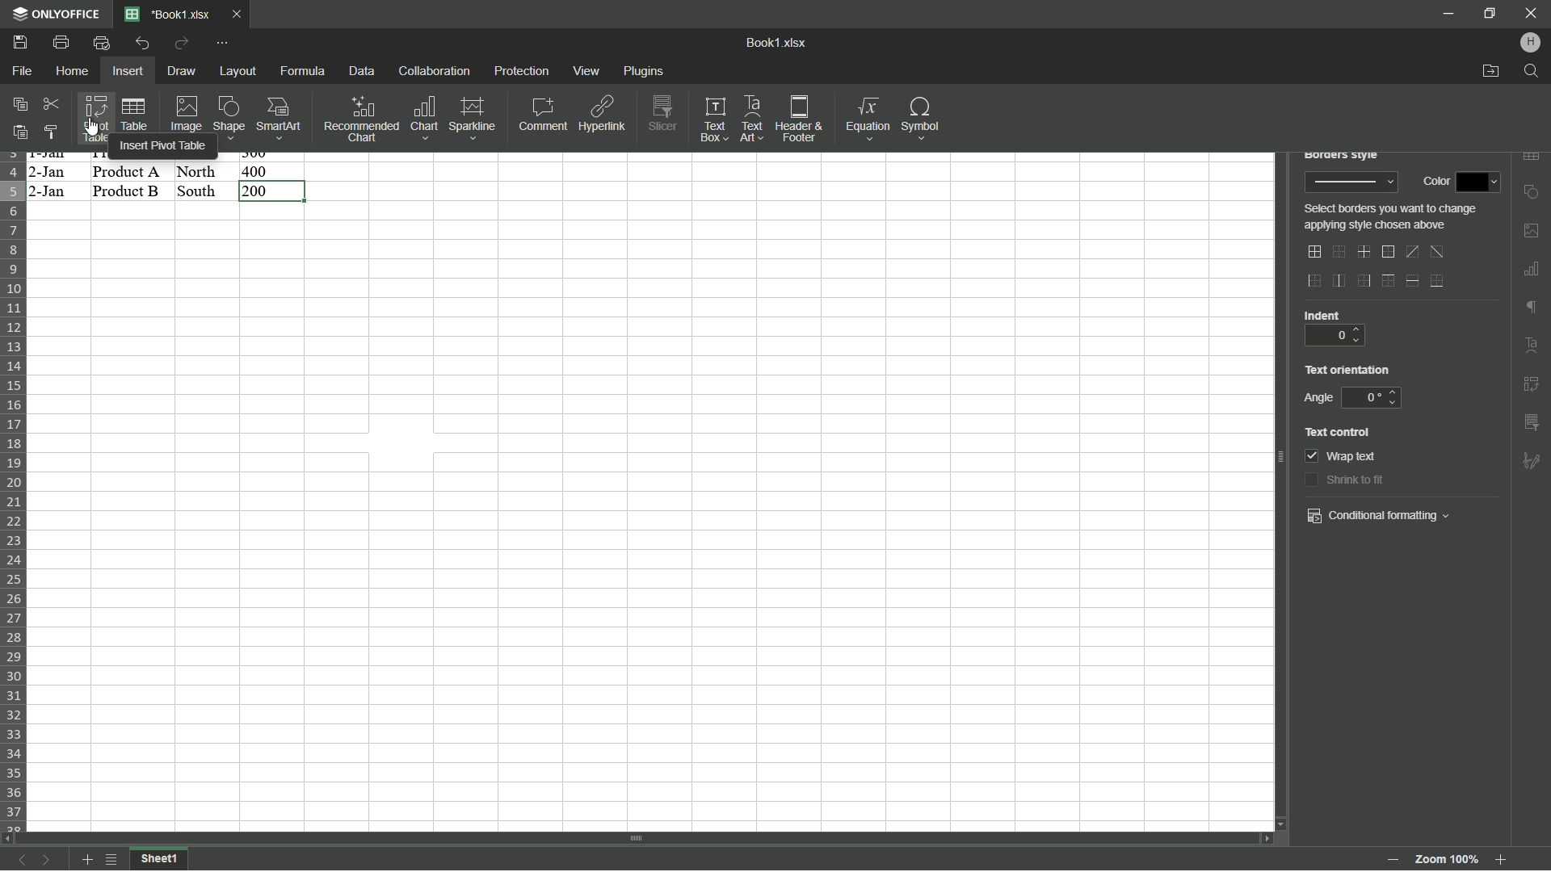  What do you see at coordinates (20, 862) in the screenshot?
I see `previous sheet` at bounding box center [20, 862].